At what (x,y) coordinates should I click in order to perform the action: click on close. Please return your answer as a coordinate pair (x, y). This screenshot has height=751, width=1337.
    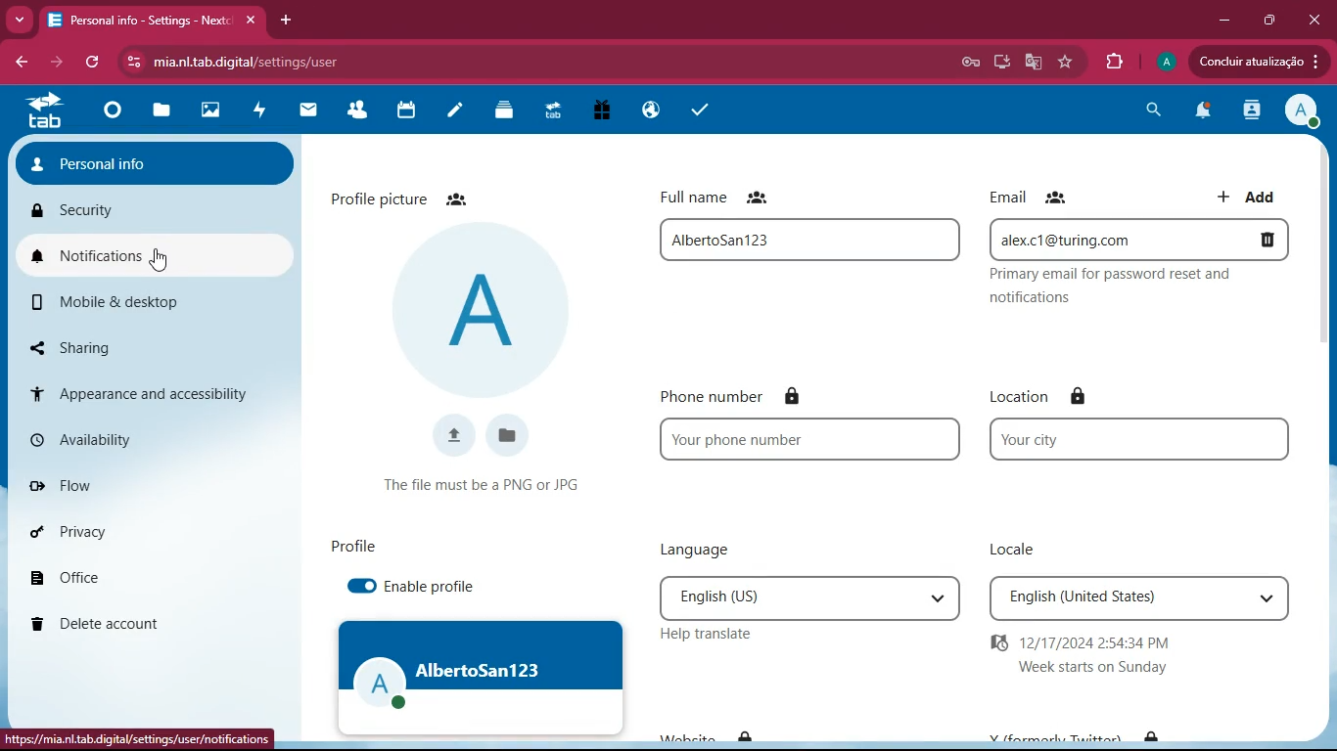
    Looking at the image, I should click on (1317, 18).